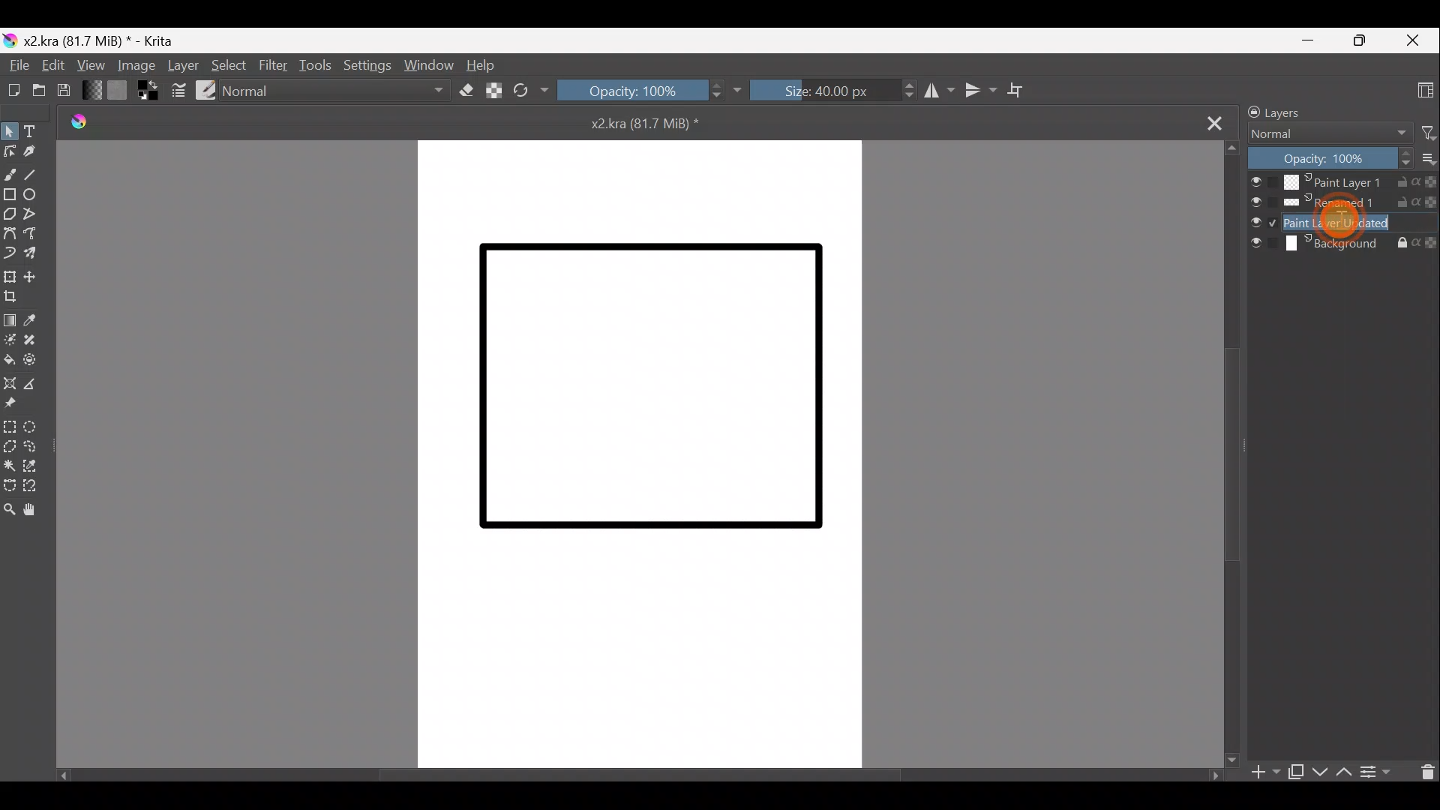 Image resolution: width=1440 pixels, height=810 pixels. Describe the element at coordinates (938, 89) in the screenshot. I see `Horizontal mirror tool` at that location.